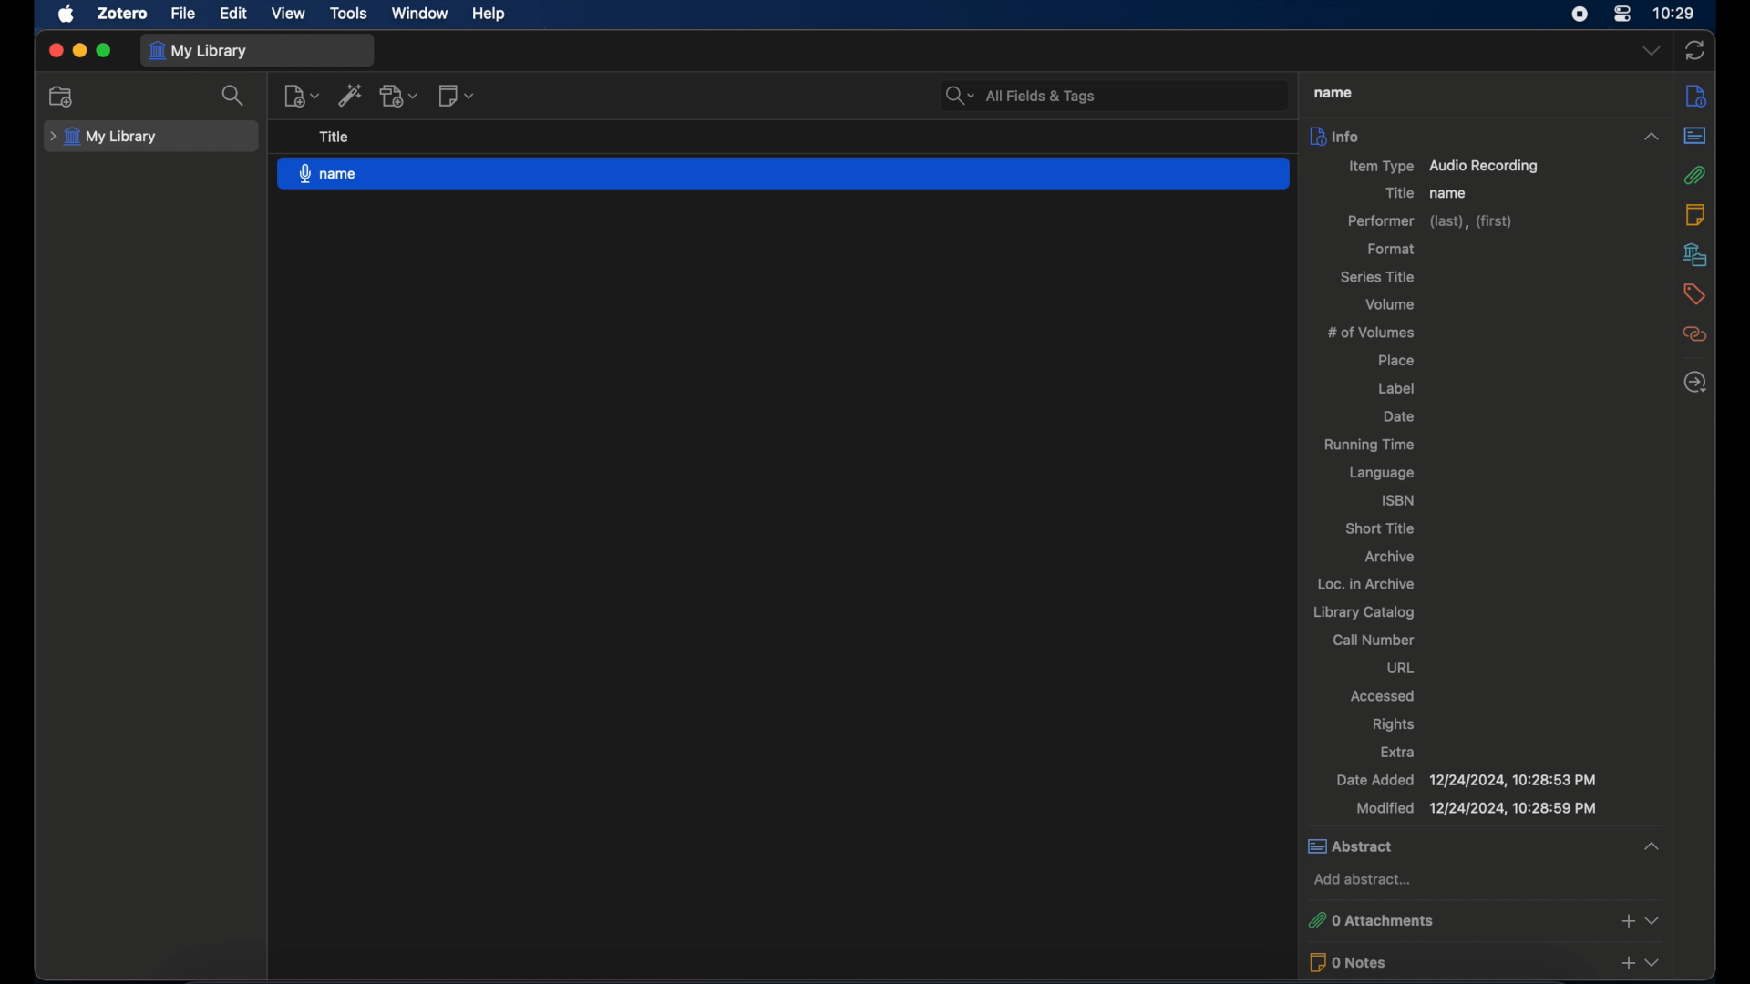 This screenshot has height=984, width=1750. Describe the element at coordinates (1396, 193) in the screenshot. I see `title` at that location.